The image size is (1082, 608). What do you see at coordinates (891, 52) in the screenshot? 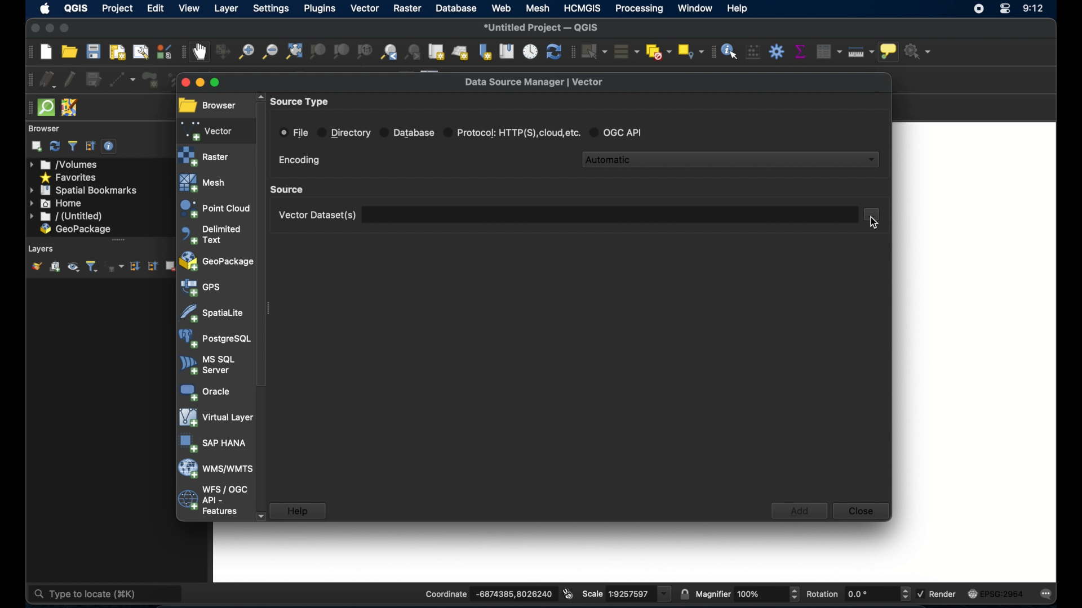
I see `show map tops` at bounding box center [891, 52].